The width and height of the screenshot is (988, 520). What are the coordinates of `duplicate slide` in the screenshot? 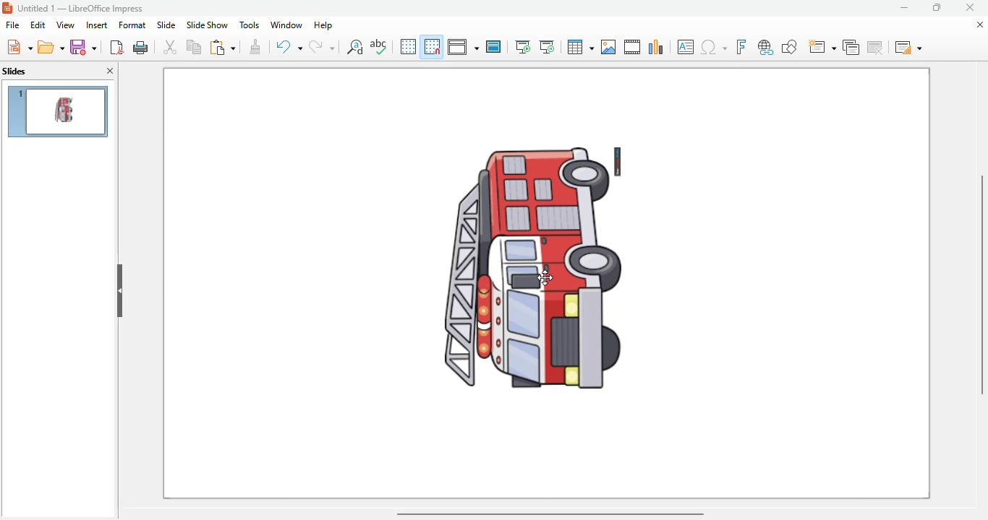 It's located at (851, 47).